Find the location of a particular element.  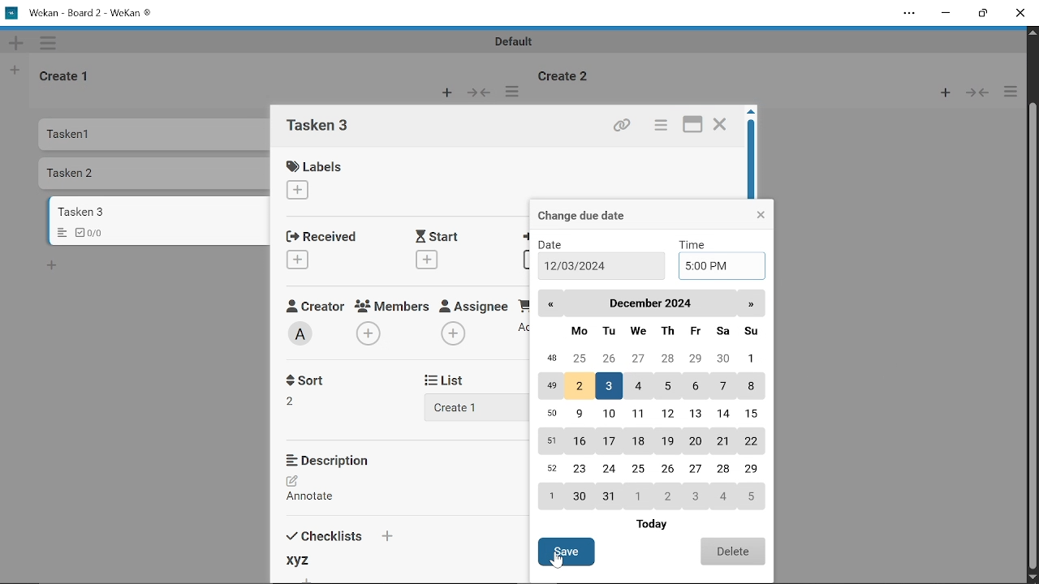

Add start date is located at coordinates (425, 259).